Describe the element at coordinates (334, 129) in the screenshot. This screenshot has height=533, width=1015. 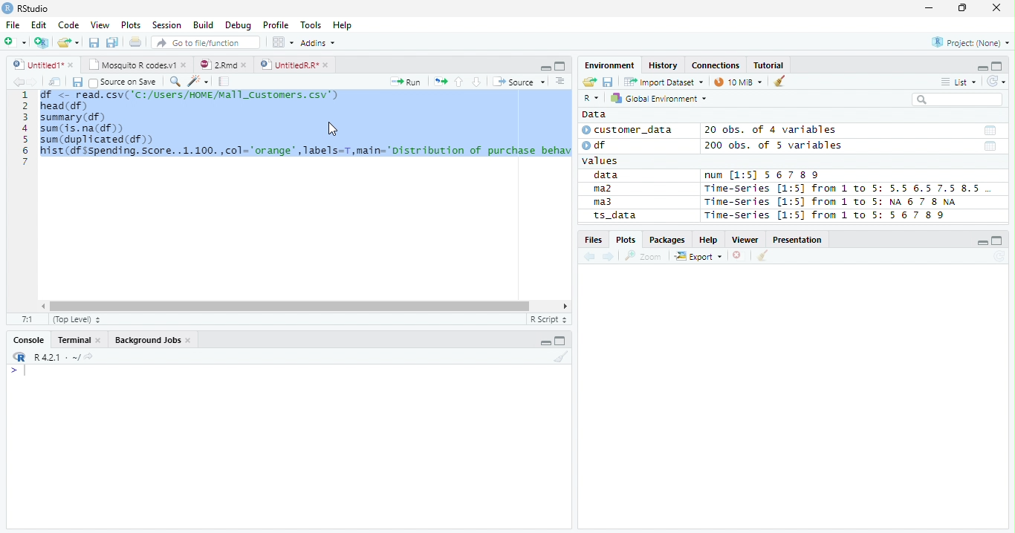
I see `Cursor` at that location.